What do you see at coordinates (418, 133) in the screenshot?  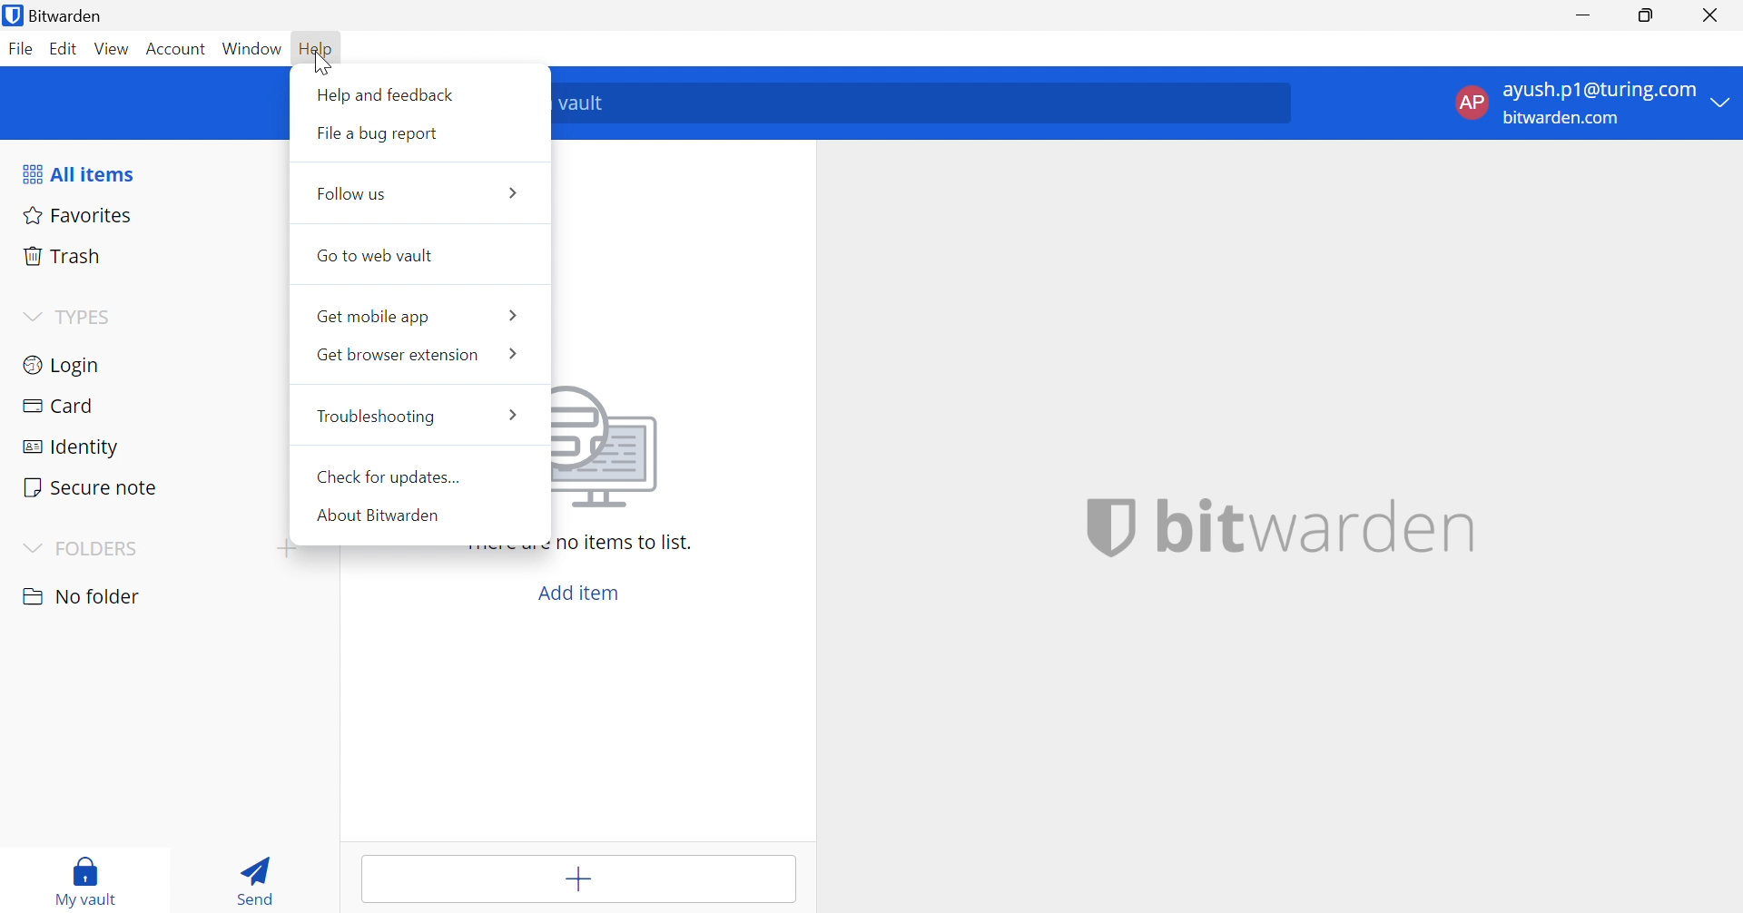 I see `File a bug report` at bounding box center [418, 133].